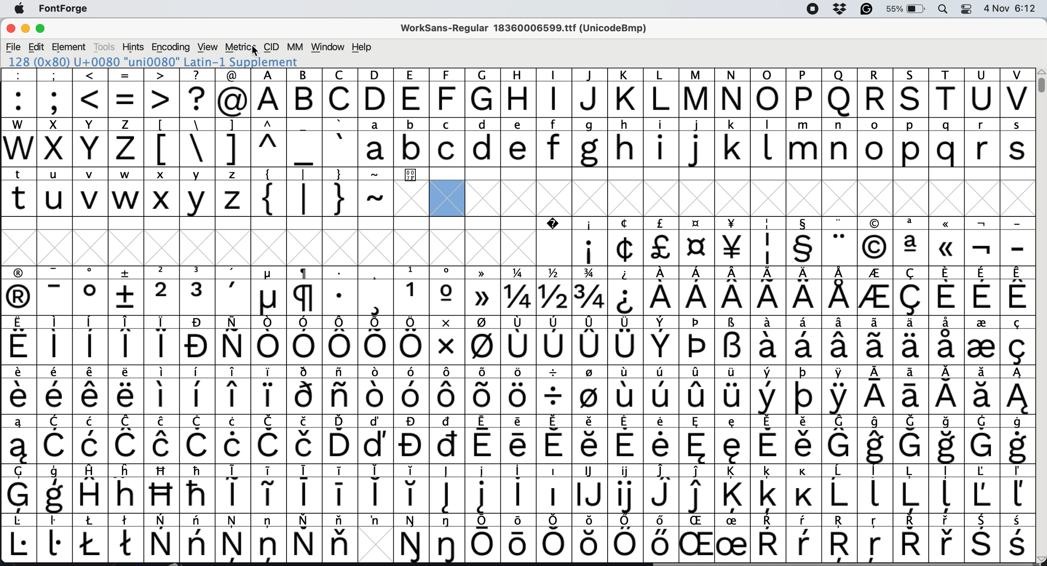 The height and width of the screenshot is (566, 1047). Describe the element at coordinates (302, 197) in the screenshot. I see `special characters` at that location.